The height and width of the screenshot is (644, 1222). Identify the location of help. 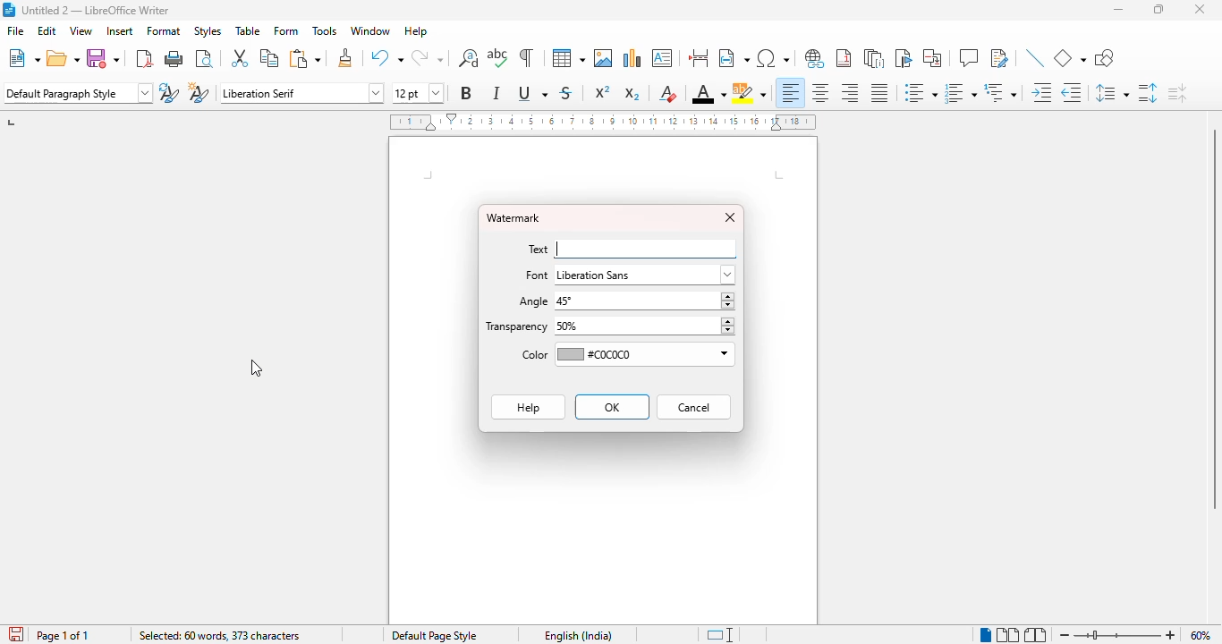
(416, 31).